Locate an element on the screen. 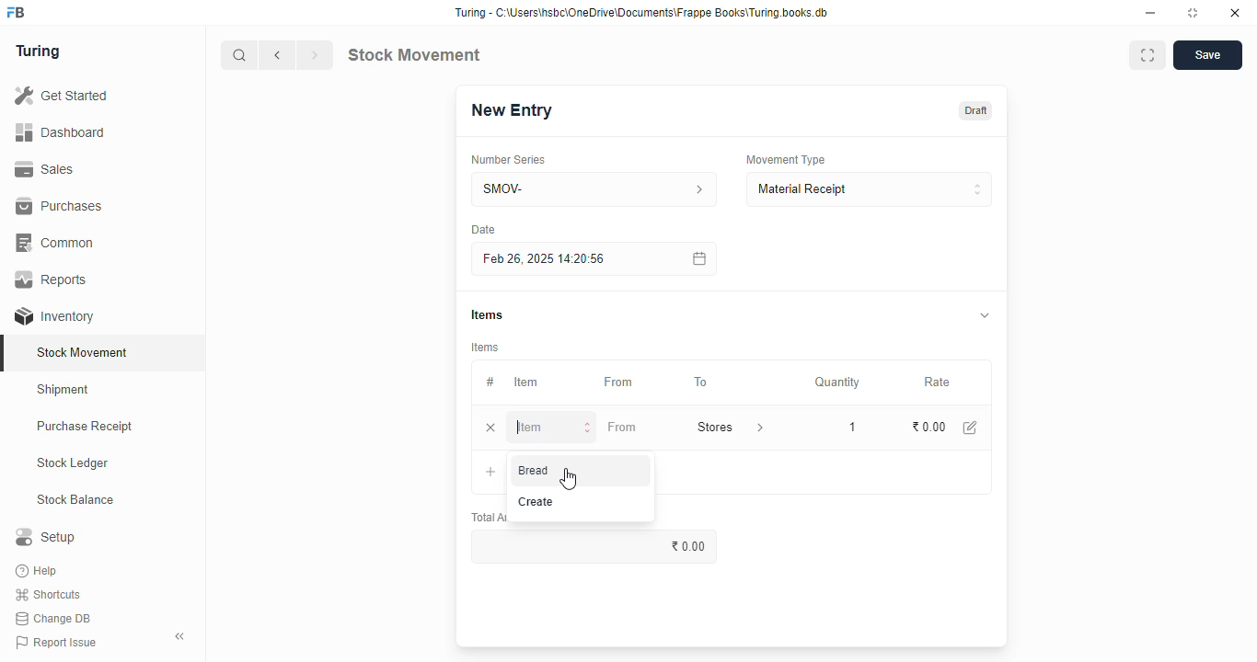 The image size is (1257, 662). toggle between form and full width is located at coordinates (1147, 55).